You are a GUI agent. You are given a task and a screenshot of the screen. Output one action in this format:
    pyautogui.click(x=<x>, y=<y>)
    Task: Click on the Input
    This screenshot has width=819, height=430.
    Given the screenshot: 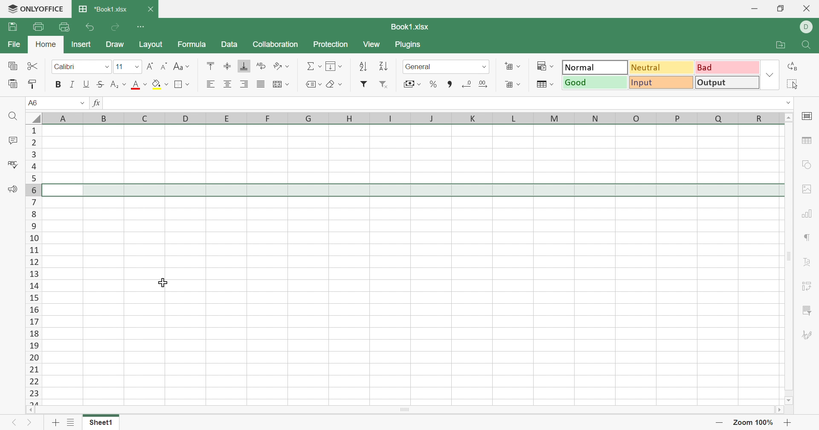 What is the action you would take?
    pyautogui.click(x=662, y=82)
    